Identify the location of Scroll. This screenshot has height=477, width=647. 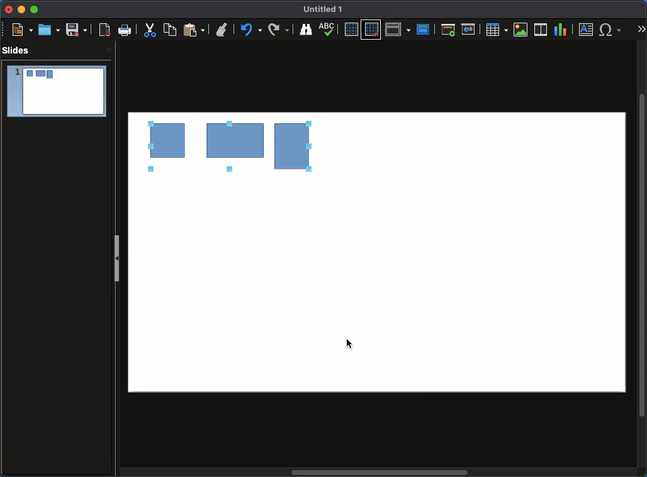
(643, 254).